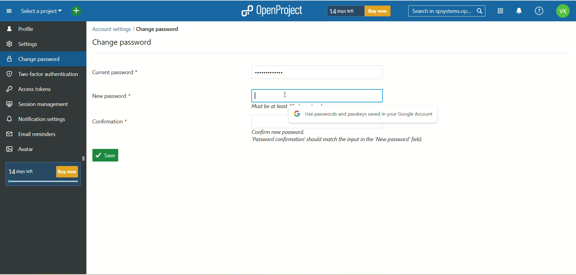  What do you see at coordinates (39, 11) in the screenshot?
I see `select a project` at bounding box center [39, 11].